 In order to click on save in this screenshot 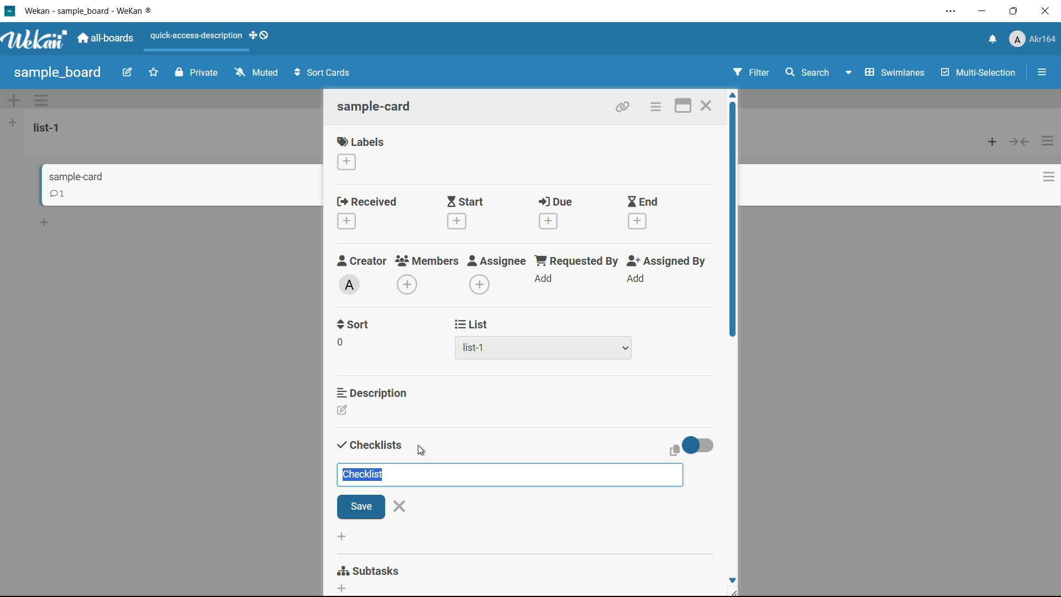, I will do `click(362, 506)`.